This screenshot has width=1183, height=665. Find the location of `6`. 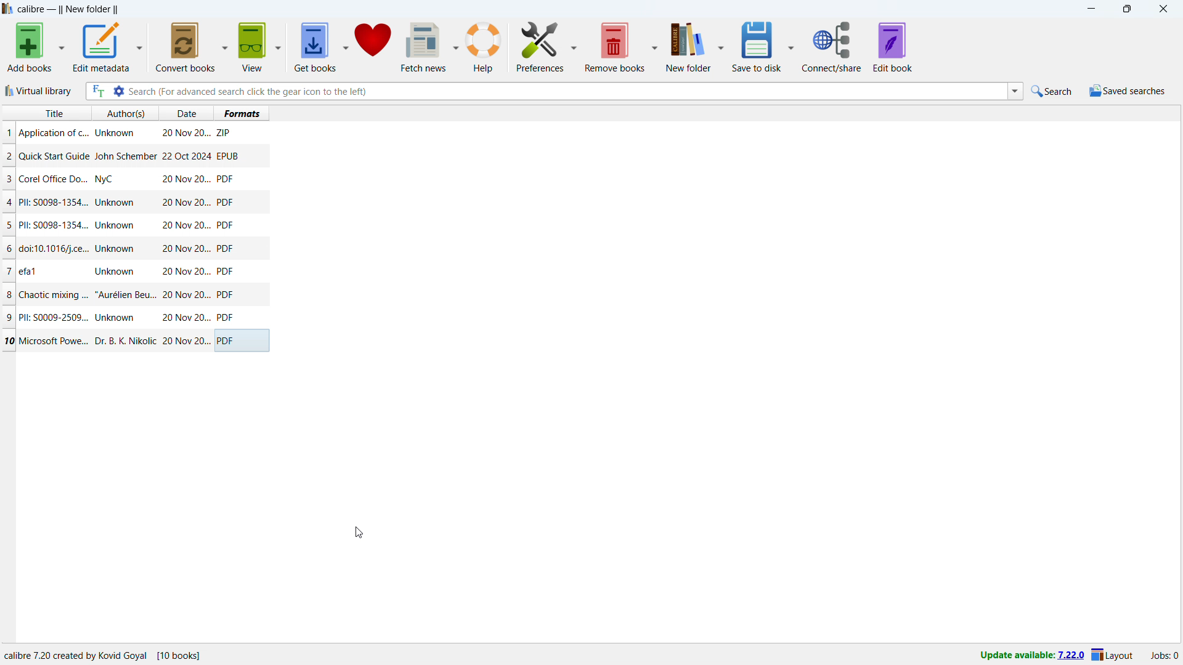

6 is located at coordinates (8, 249).